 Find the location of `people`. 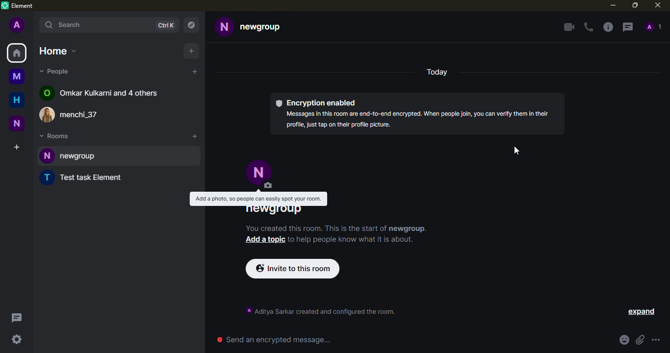

people is located at coordinates (56, 71).